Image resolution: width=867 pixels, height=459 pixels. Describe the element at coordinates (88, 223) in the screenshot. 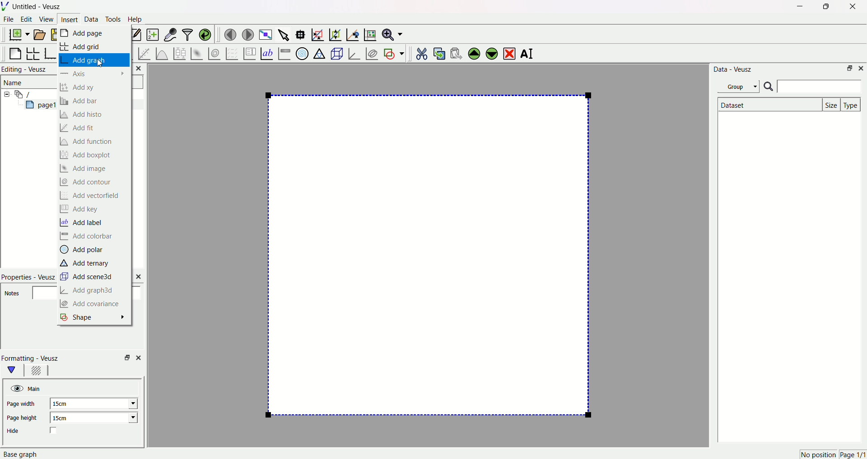

I see `Add label` at that location.